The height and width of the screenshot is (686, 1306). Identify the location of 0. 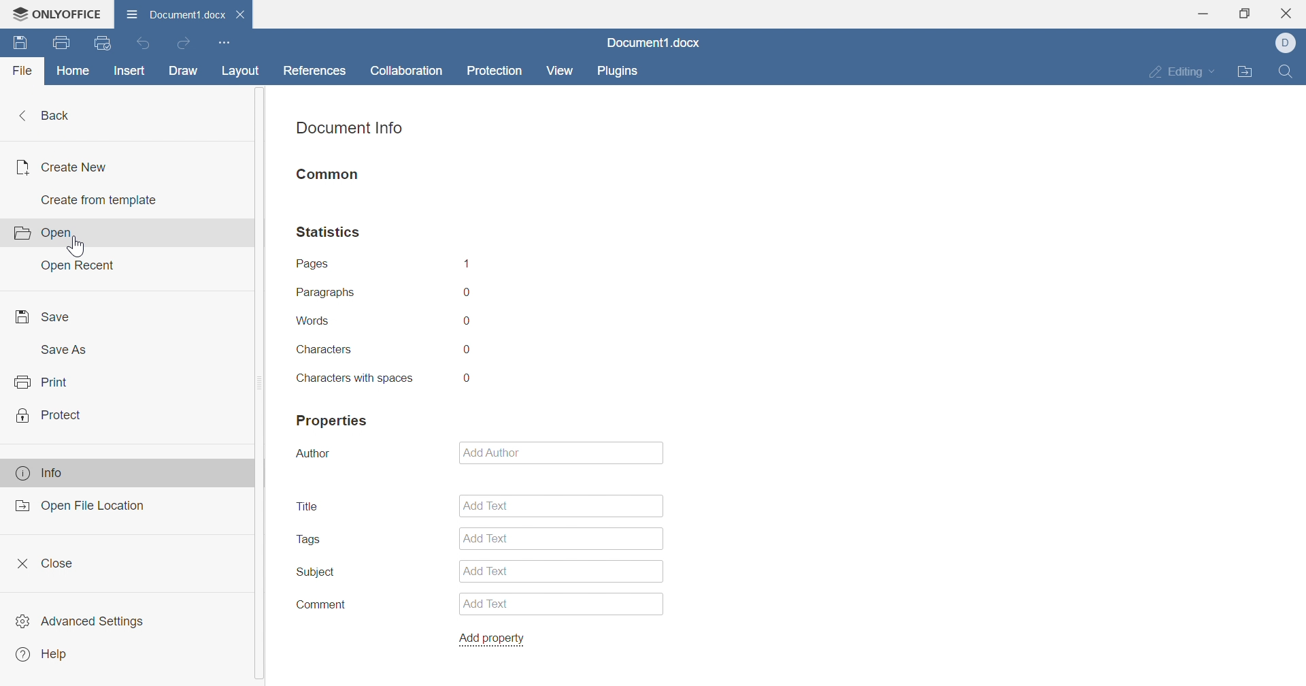
(467, 293).